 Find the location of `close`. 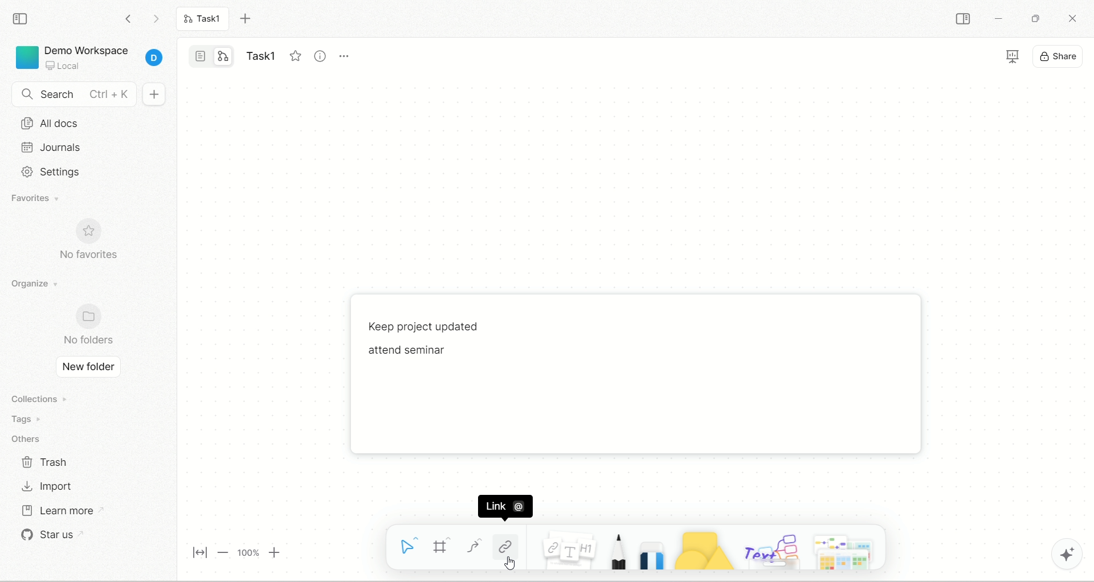

close is located at coordinates (1071, 18).